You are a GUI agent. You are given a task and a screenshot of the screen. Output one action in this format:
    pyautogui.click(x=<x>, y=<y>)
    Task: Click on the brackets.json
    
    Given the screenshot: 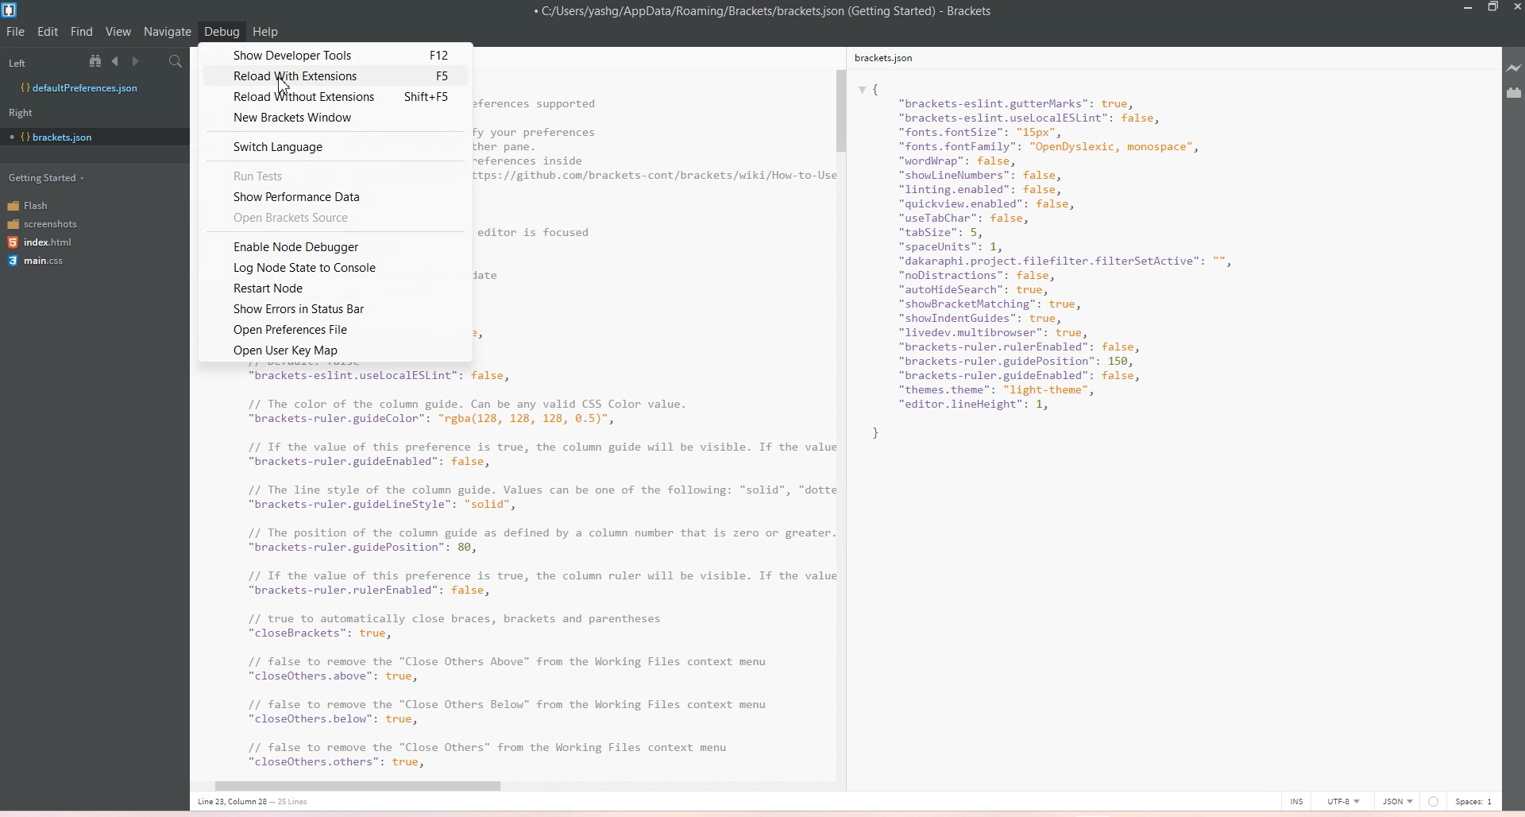 What is the action you would take?
    pyautogui.click(x=892, y=60)
    